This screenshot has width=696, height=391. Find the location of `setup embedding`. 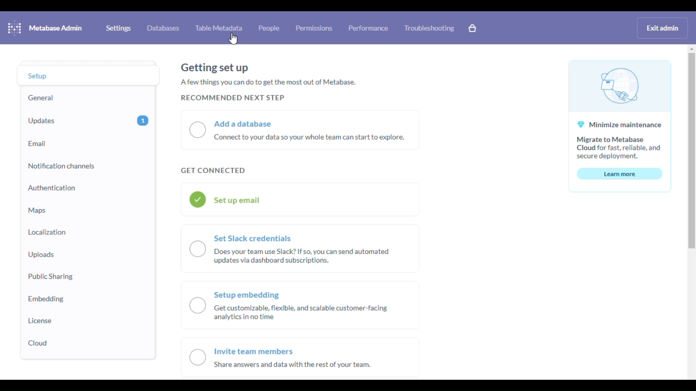

setup embedding is located at coordinates (301, 305).